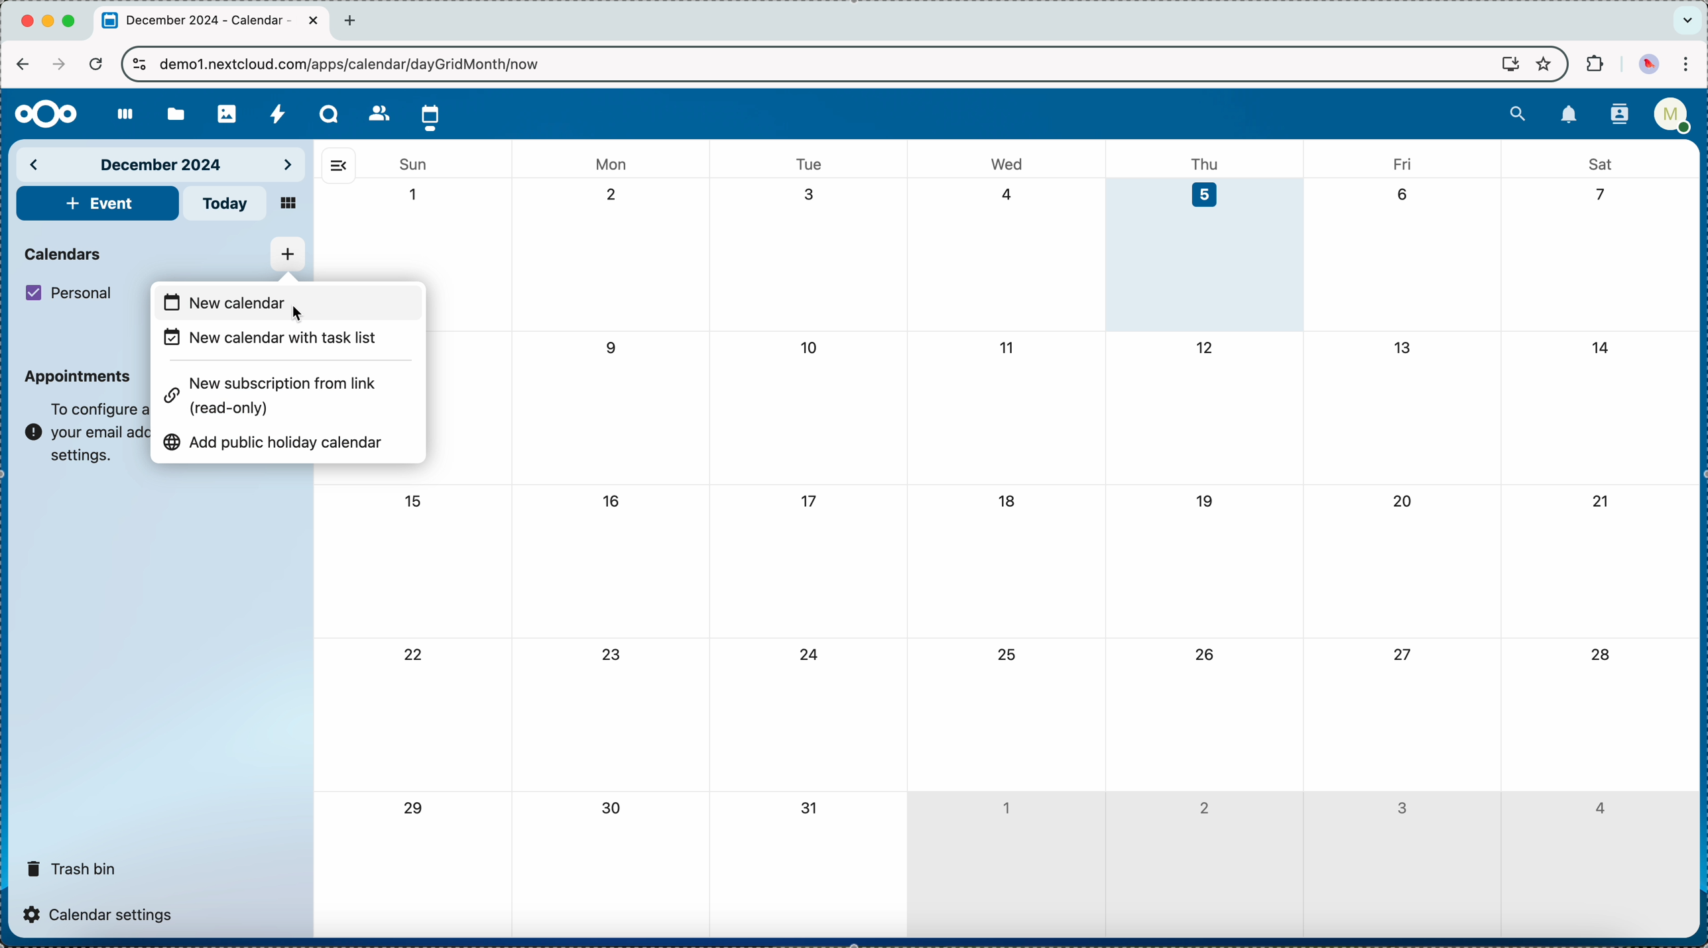  What do you see at coordinates (810, 809) in the screenshot?
I see `31` at bounding box center [810, 809].